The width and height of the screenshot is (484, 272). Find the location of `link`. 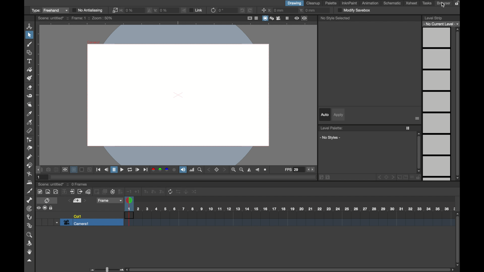

link is located at coordinates (197, 10).